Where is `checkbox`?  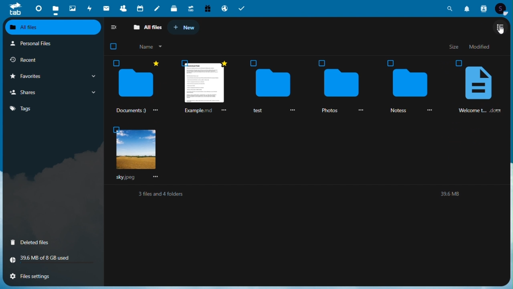 checkbox is located at coordinates (321, 63).